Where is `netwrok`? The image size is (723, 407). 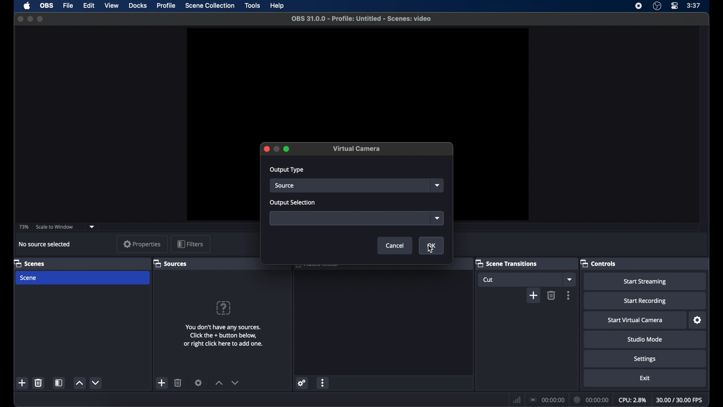 netwrok is located at coordinates (516, 399).